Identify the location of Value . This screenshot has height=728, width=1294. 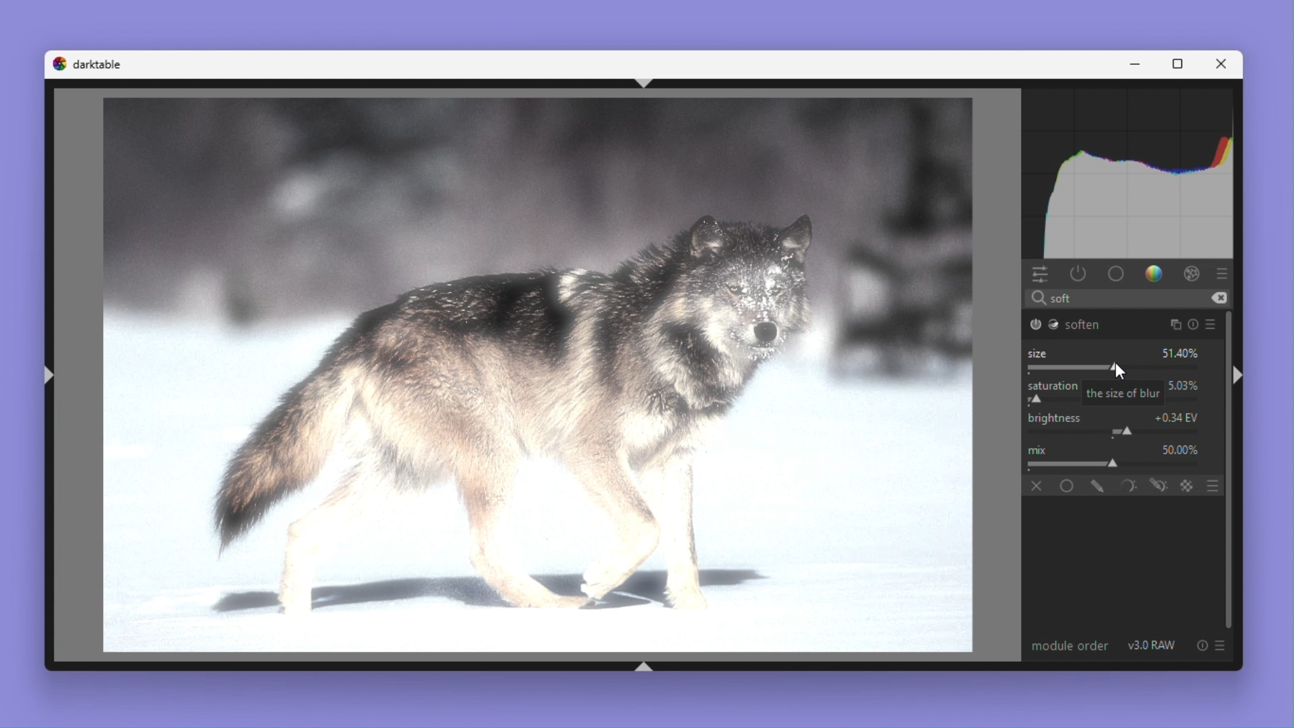
(1184, 353).